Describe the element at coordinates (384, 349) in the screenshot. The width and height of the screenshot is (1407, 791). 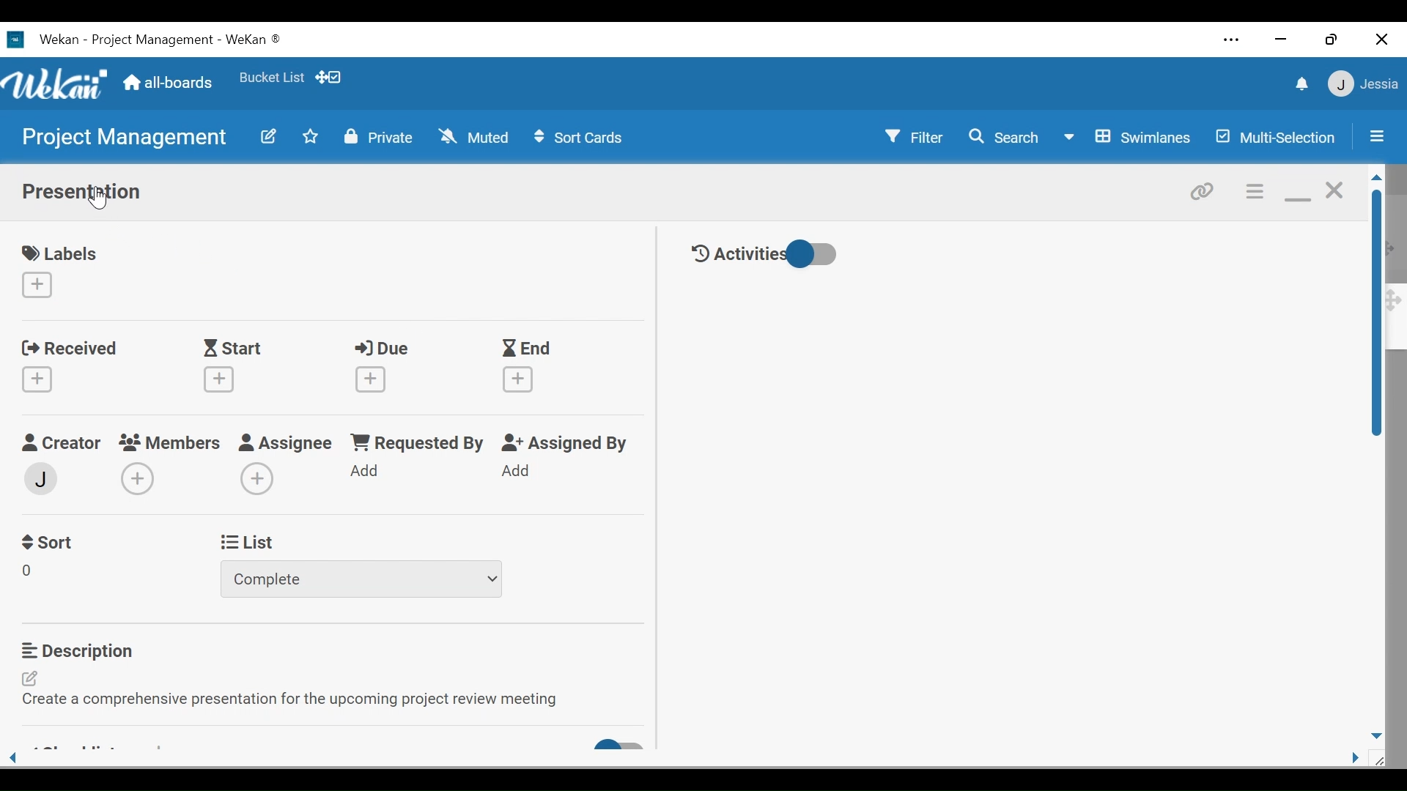
I see `Due Date` at that location.